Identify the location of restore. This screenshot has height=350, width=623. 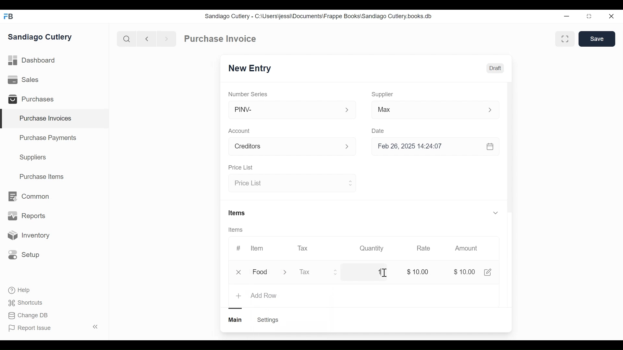
(588, 17).